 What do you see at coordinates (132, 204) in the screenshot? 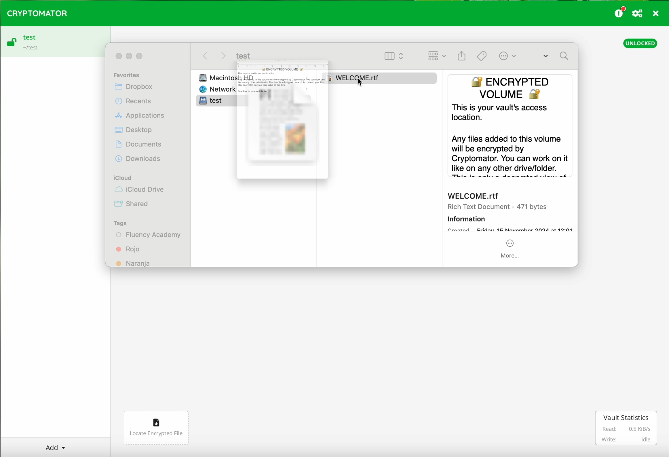
I see `Shared` at bounding box center [132, 204].